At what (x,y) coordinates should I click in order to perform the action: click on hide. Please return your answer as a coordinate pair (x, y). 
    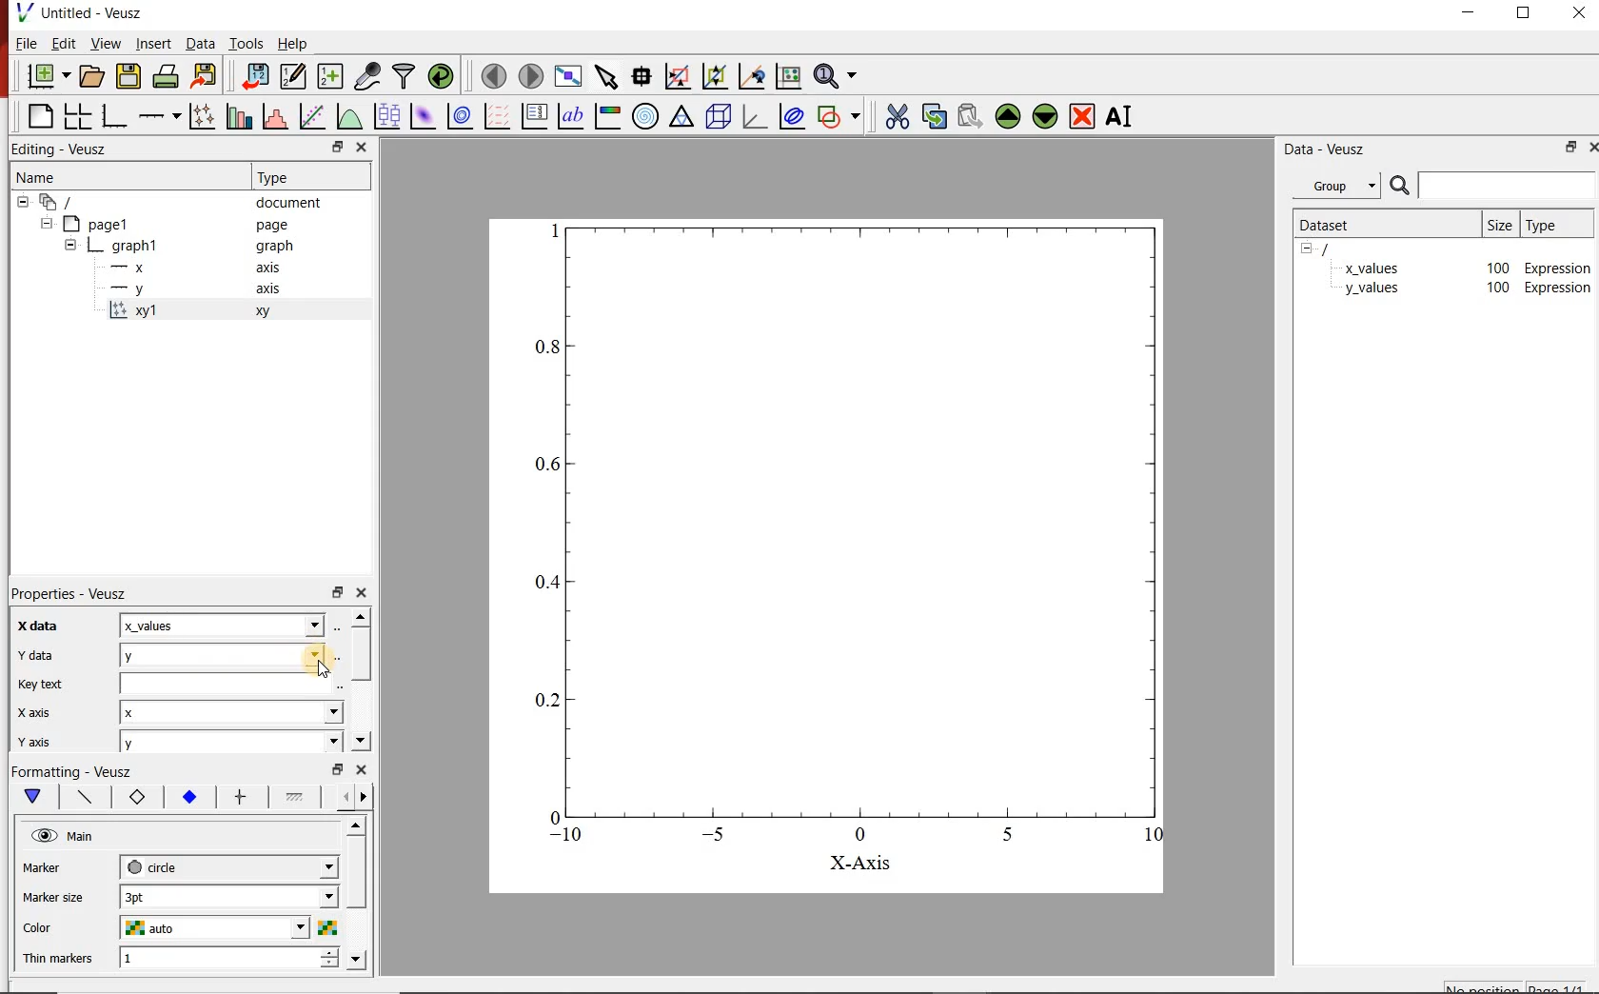
    Looking at the image, I should click on (46, 223).